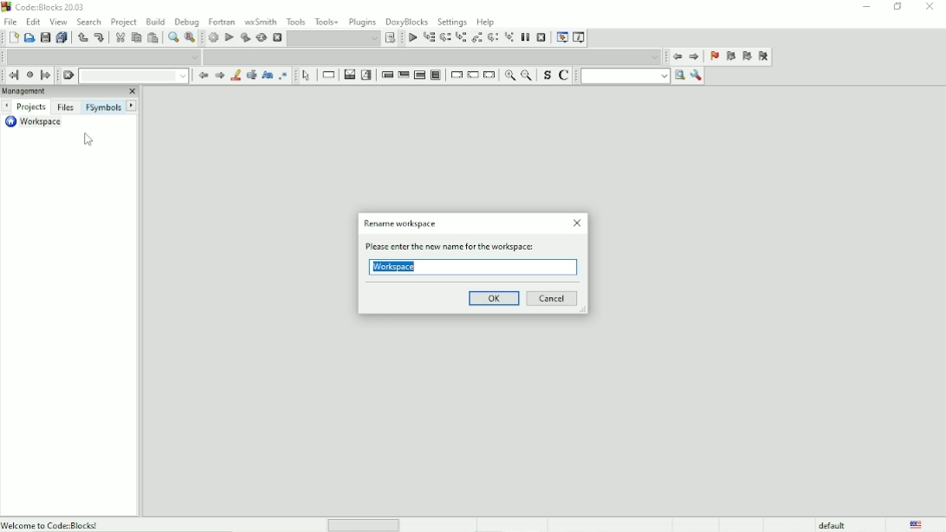 The image size is (946, 532). What do you see at coordinates (155, 21) in the screenshot?
I see `Build` at bounding box center [155, 21].